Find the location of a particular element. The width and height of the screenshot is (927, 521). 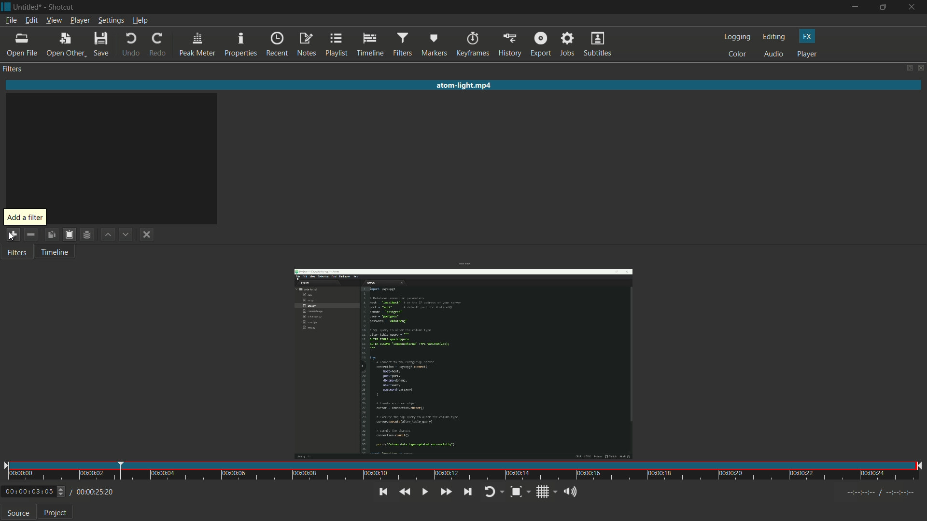

jobs is located at coordinates (566, 44).